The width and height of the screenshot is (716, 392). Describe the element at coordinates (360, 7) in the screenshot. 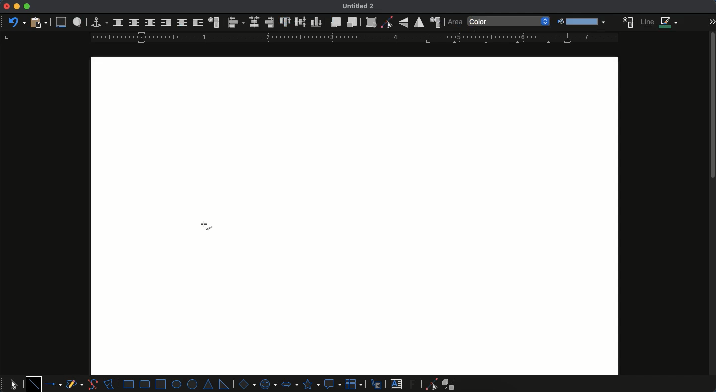

I see `Untitled 2 - name` at that location.